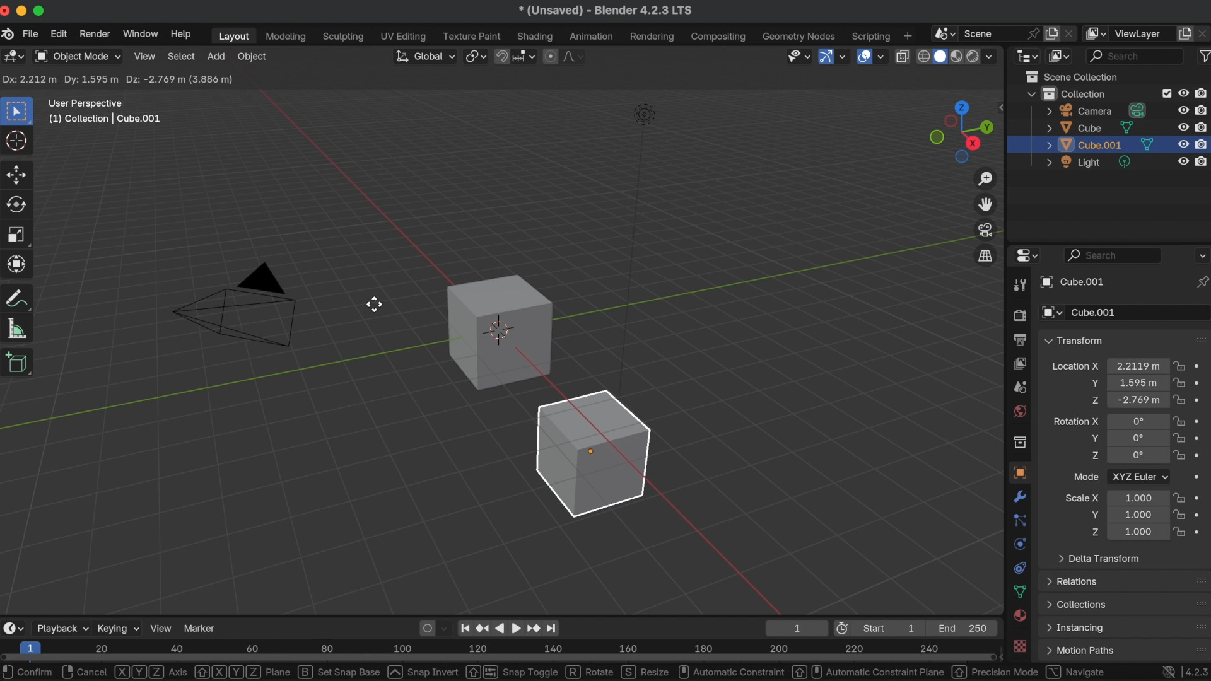 The height and width of the screenshot is (681, 1211). I want to click on location of object, so click(1138, 366).